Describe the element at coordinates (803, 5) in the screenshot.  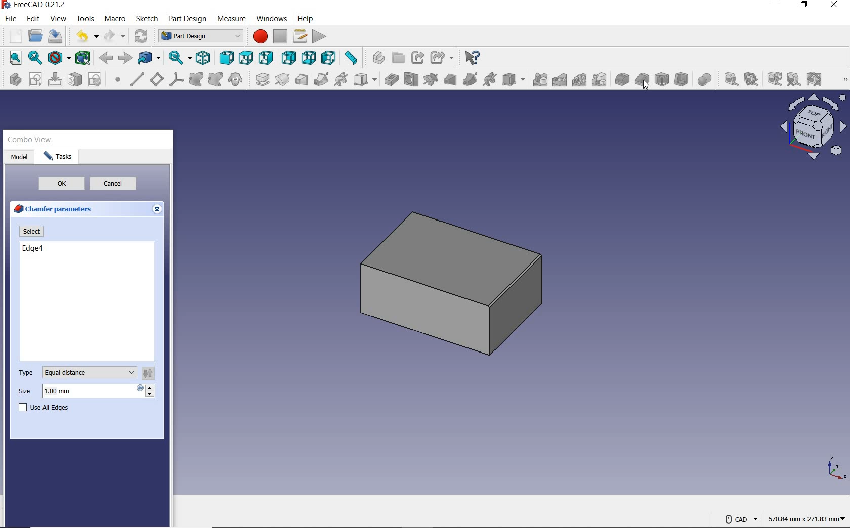
I see `restore down` at that location.